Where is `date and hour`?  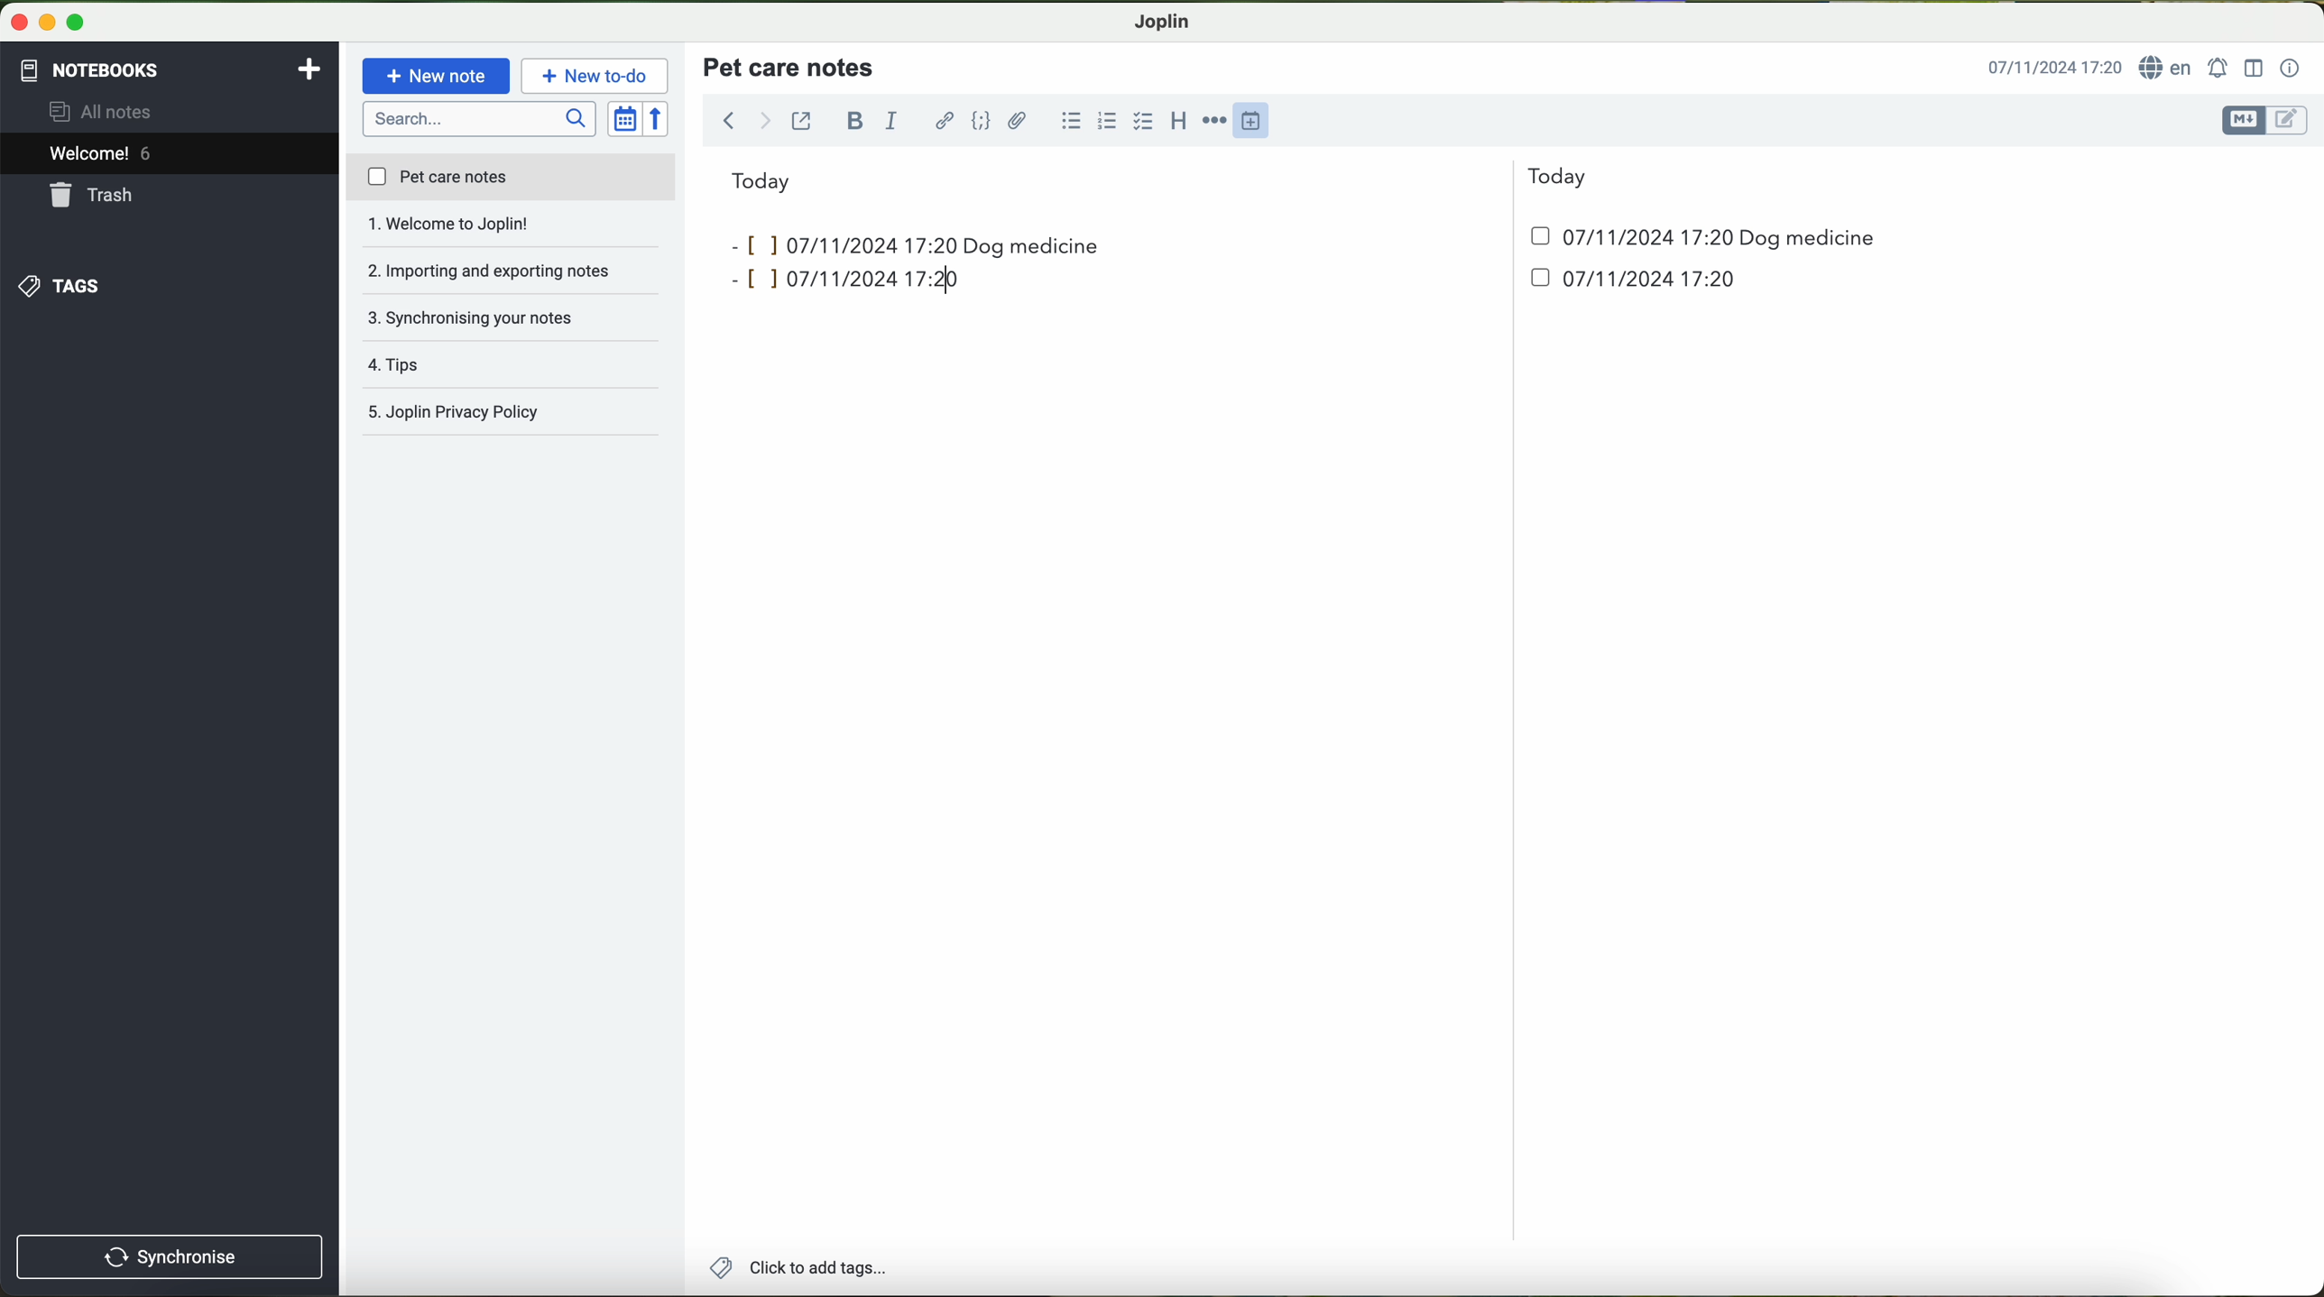 date and hour is located at coordinates (1231, 284).